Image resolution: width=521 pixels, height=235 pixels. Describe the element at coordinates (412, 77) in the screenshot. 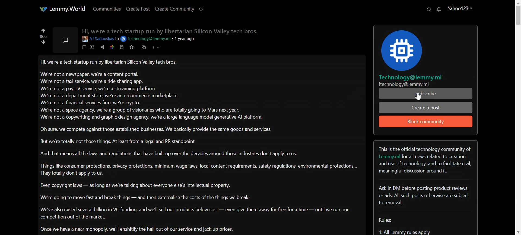

I see `Technology@lemmy.ml` at that location.